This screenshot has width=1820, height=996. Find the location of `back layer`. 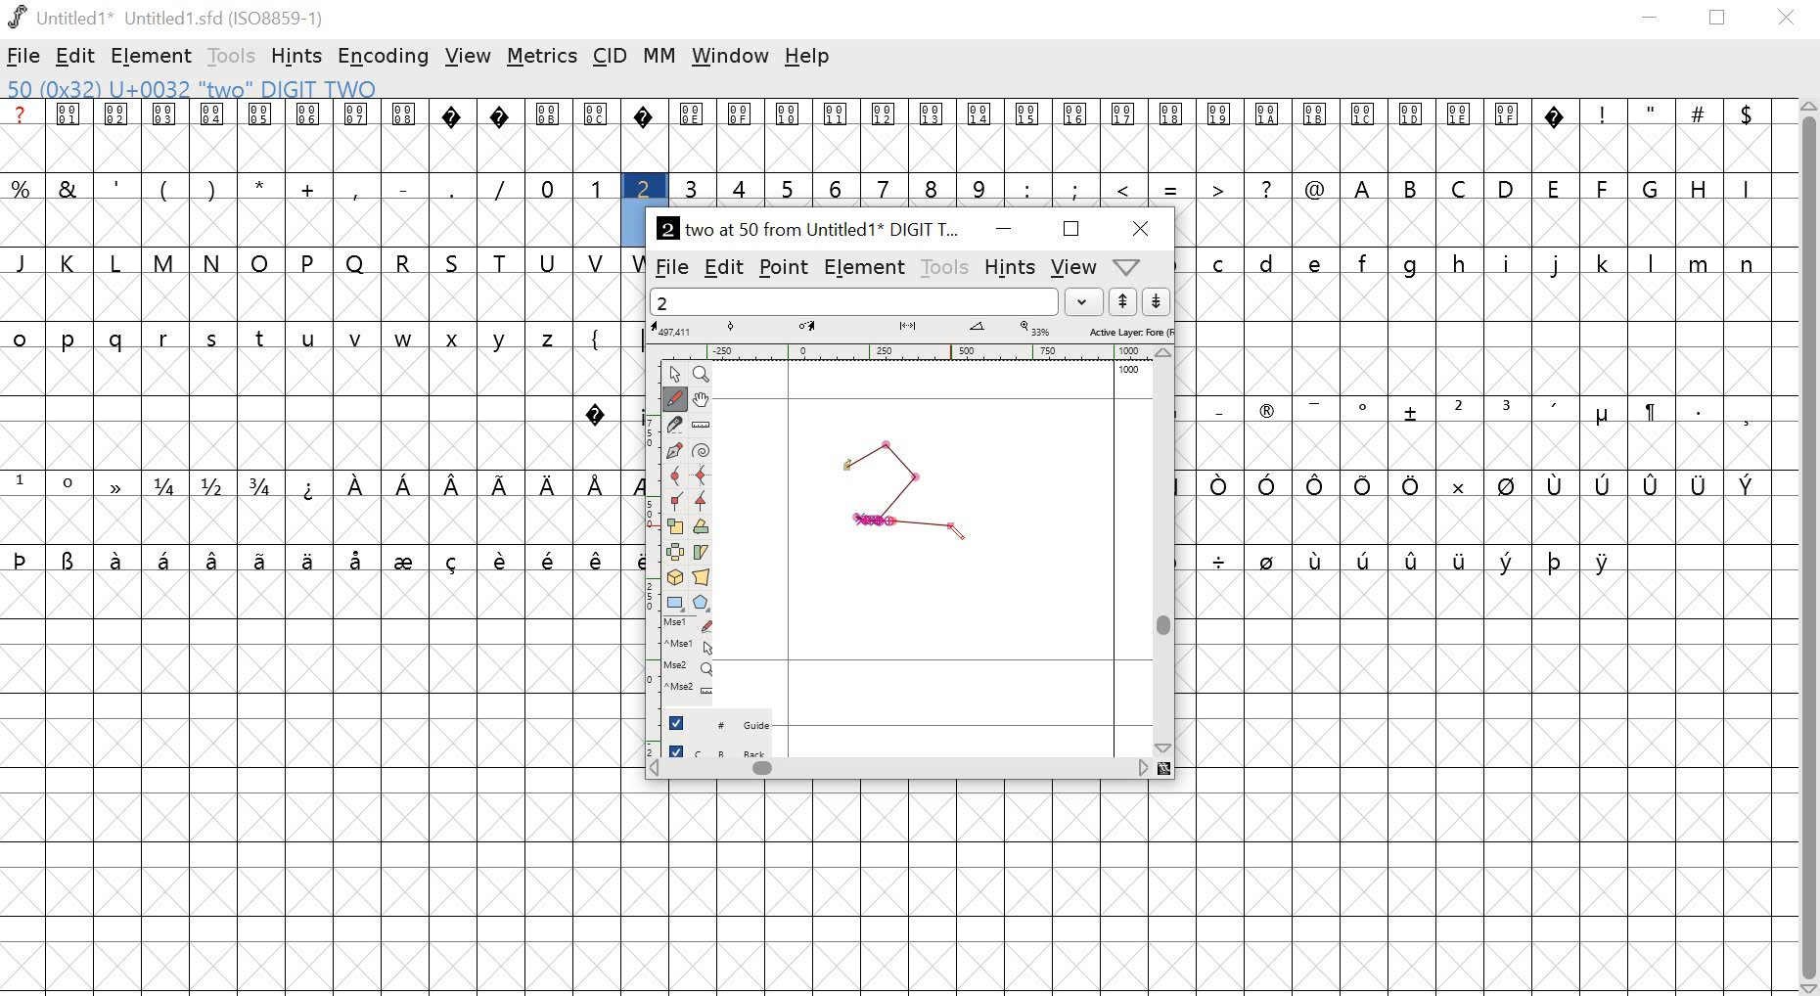

back layer is located at coordinates (723, 747).